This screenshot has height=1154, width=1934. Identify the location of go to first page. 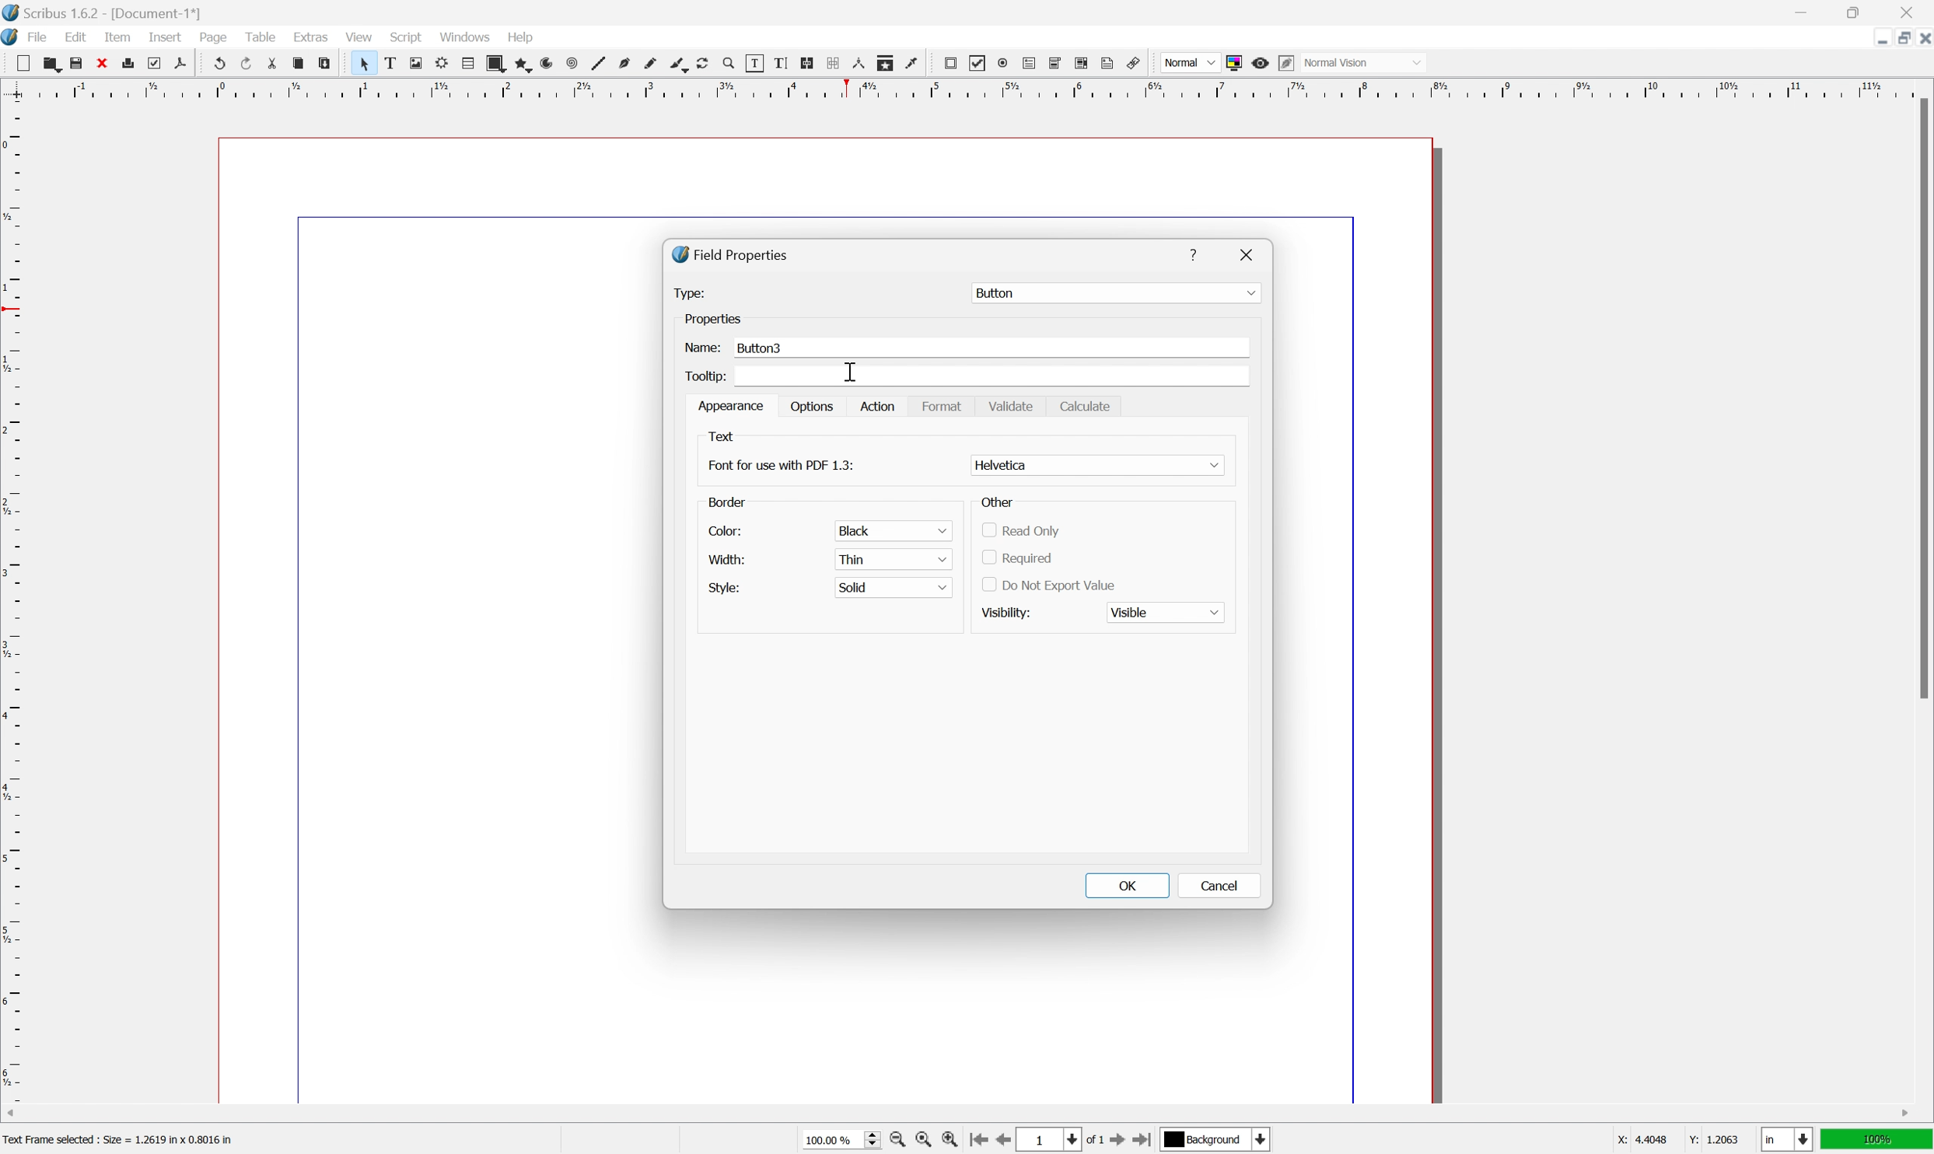
(978, 1140).